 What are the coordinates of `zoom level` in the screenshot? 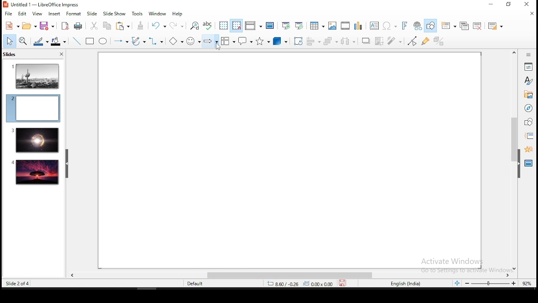 It's located at (527, 283).